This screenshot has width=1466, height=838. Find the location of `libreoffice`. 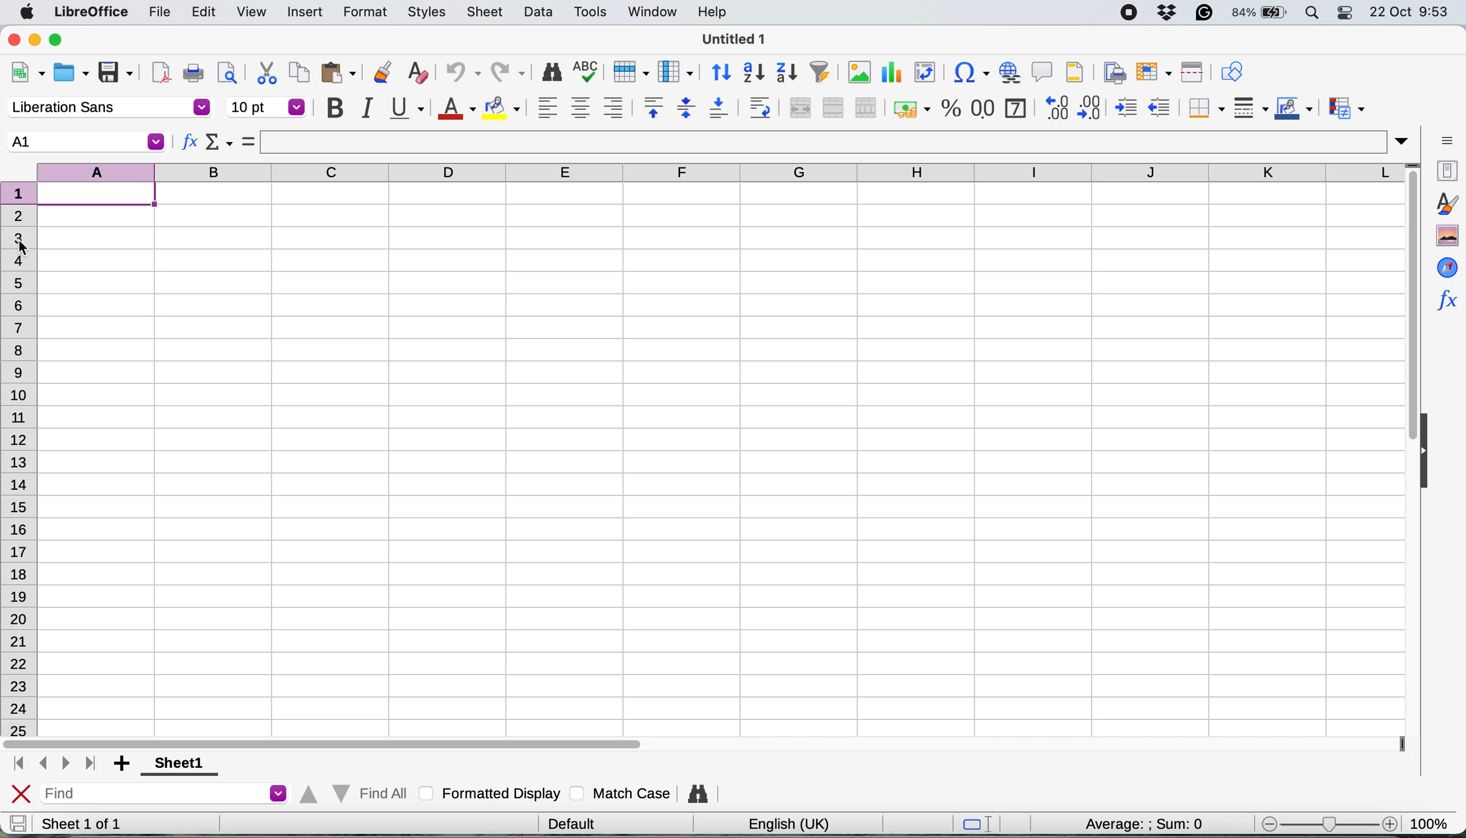

libreoffice is located at coordinates (94, 13).